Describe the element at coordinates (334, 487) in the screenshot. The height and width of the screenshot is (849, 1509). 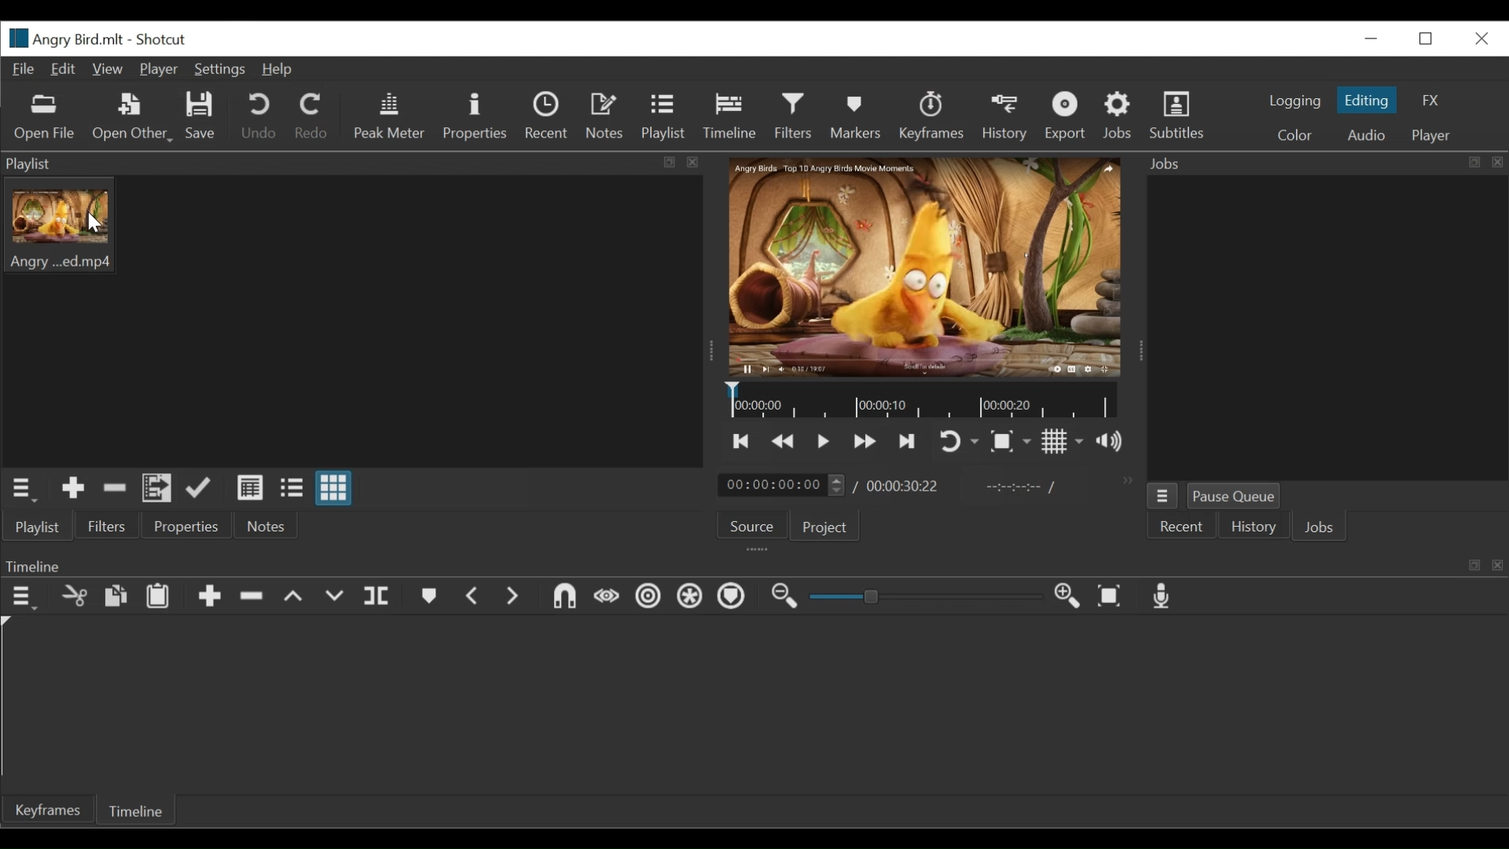
I see `View as icons` at that location.